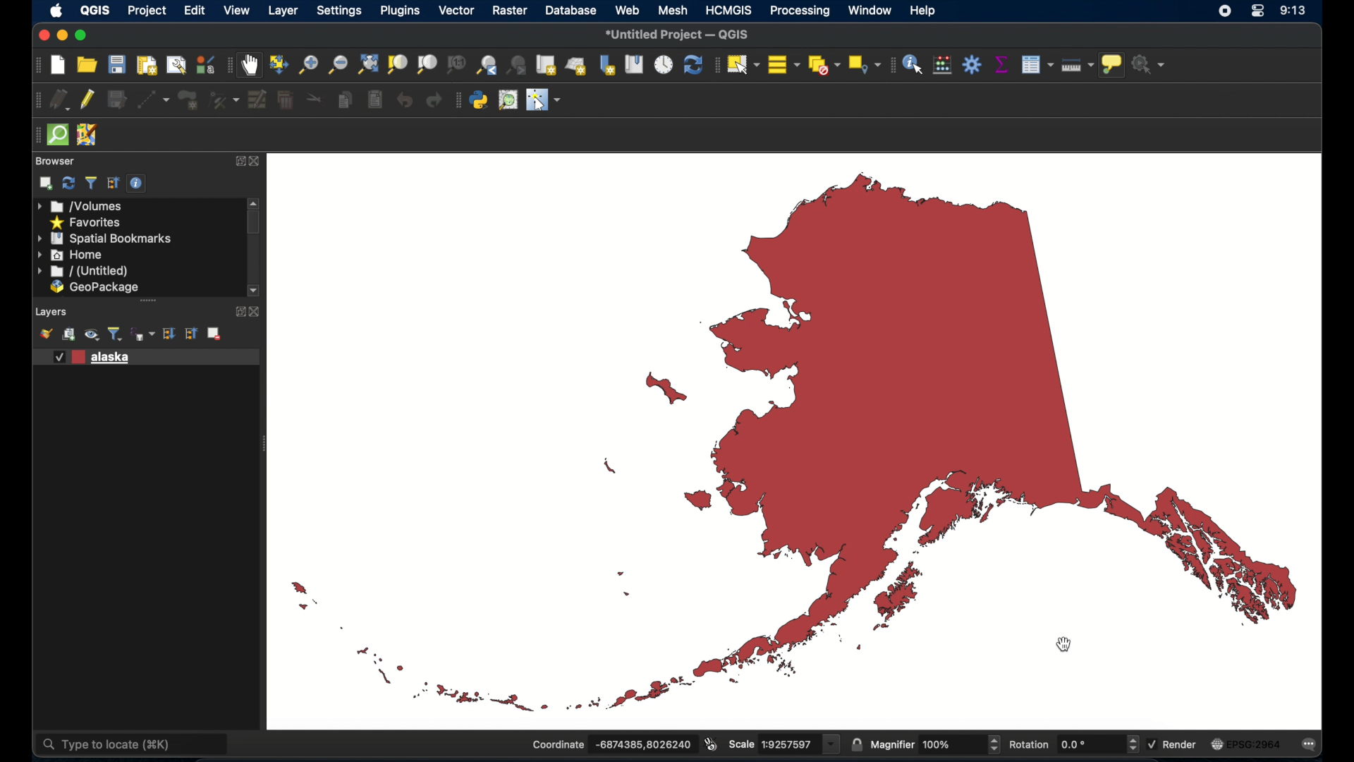 Image resolution: width=1354 pixels, height=762 pixels. What do you see at coordinates (928, 11) in the screenshot?
I see `help` at bounding box center [928, 11].